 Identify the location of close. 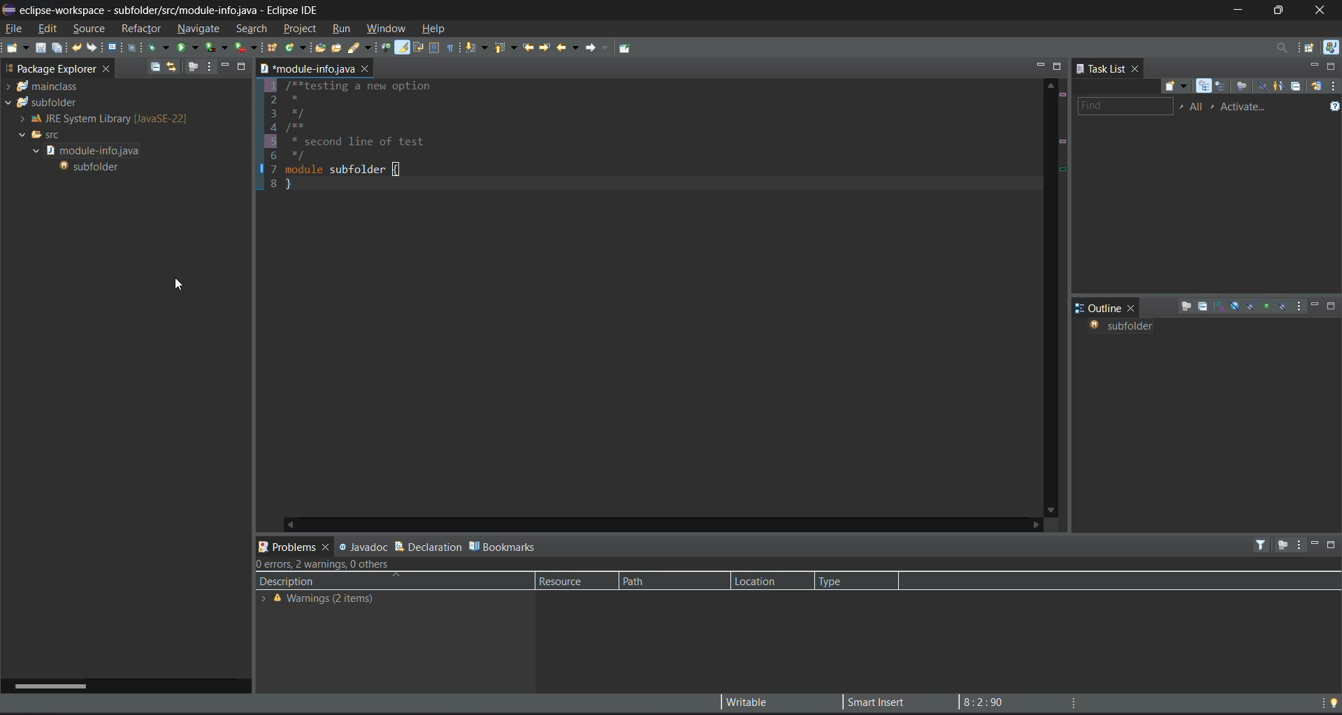
(1134, 308).